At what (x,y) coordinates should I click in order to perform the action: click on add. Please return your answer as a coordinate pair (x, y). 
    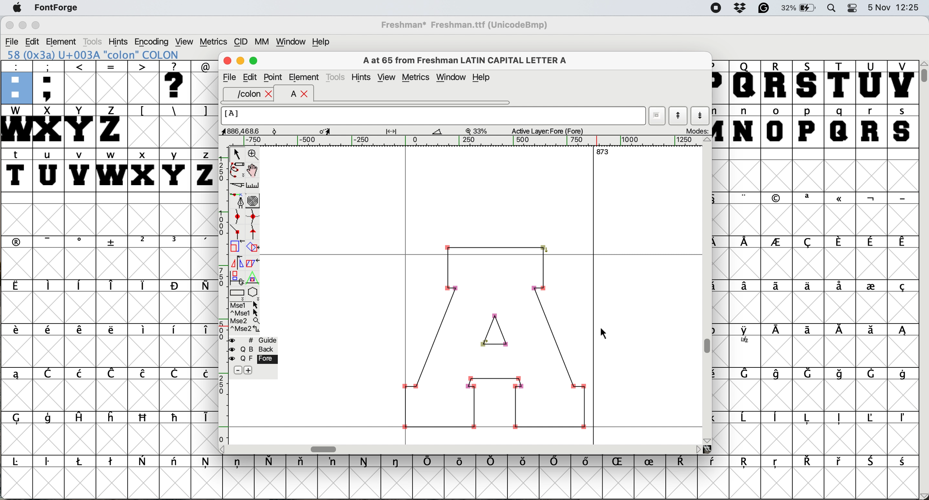
    Looking at the image, I should click on (252, 371).